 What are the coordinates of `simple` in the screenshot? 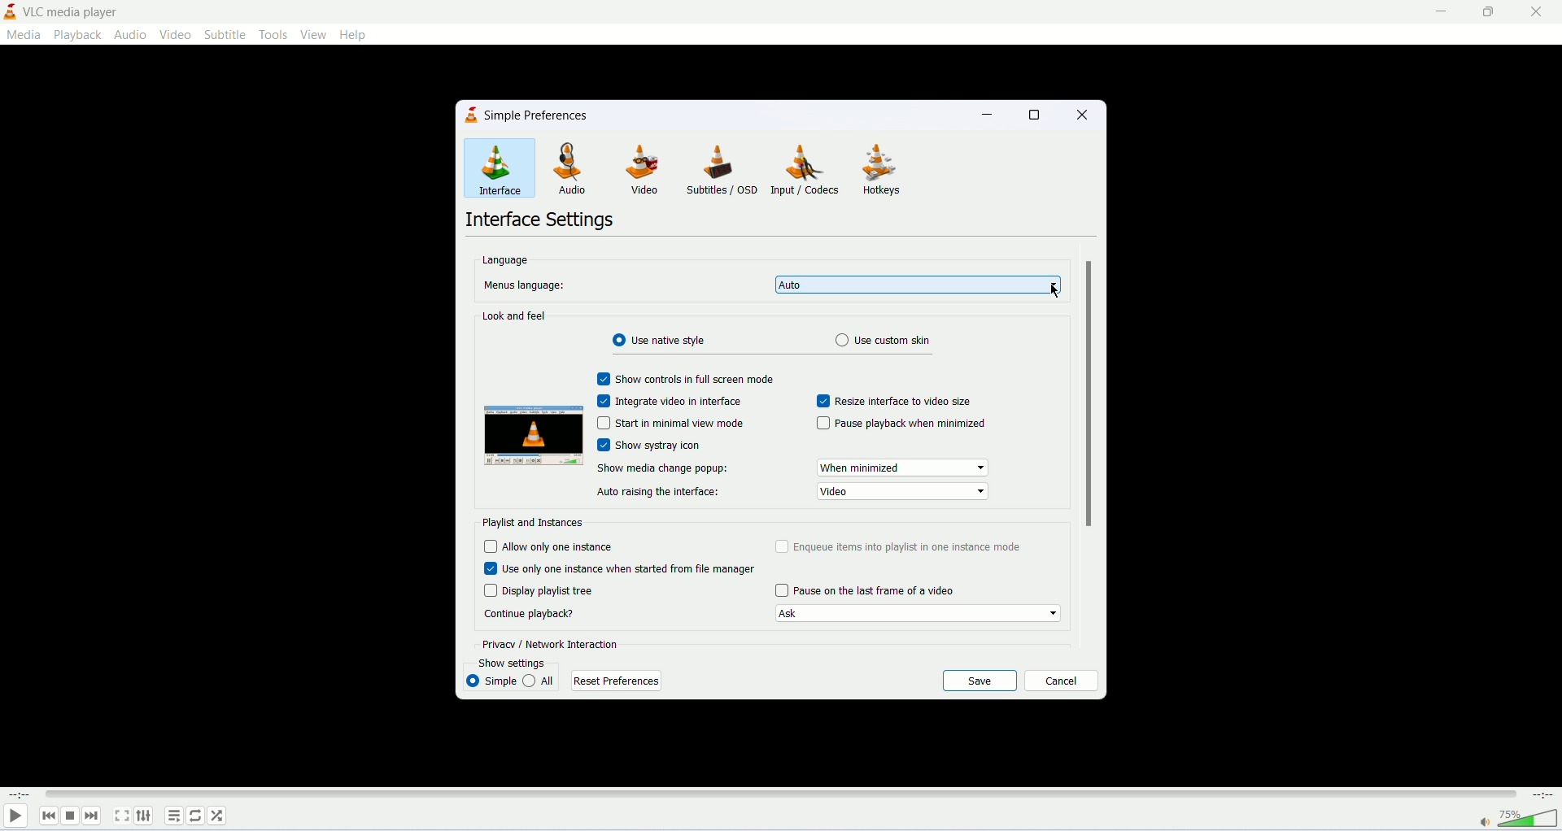 It's located at (491, 681).